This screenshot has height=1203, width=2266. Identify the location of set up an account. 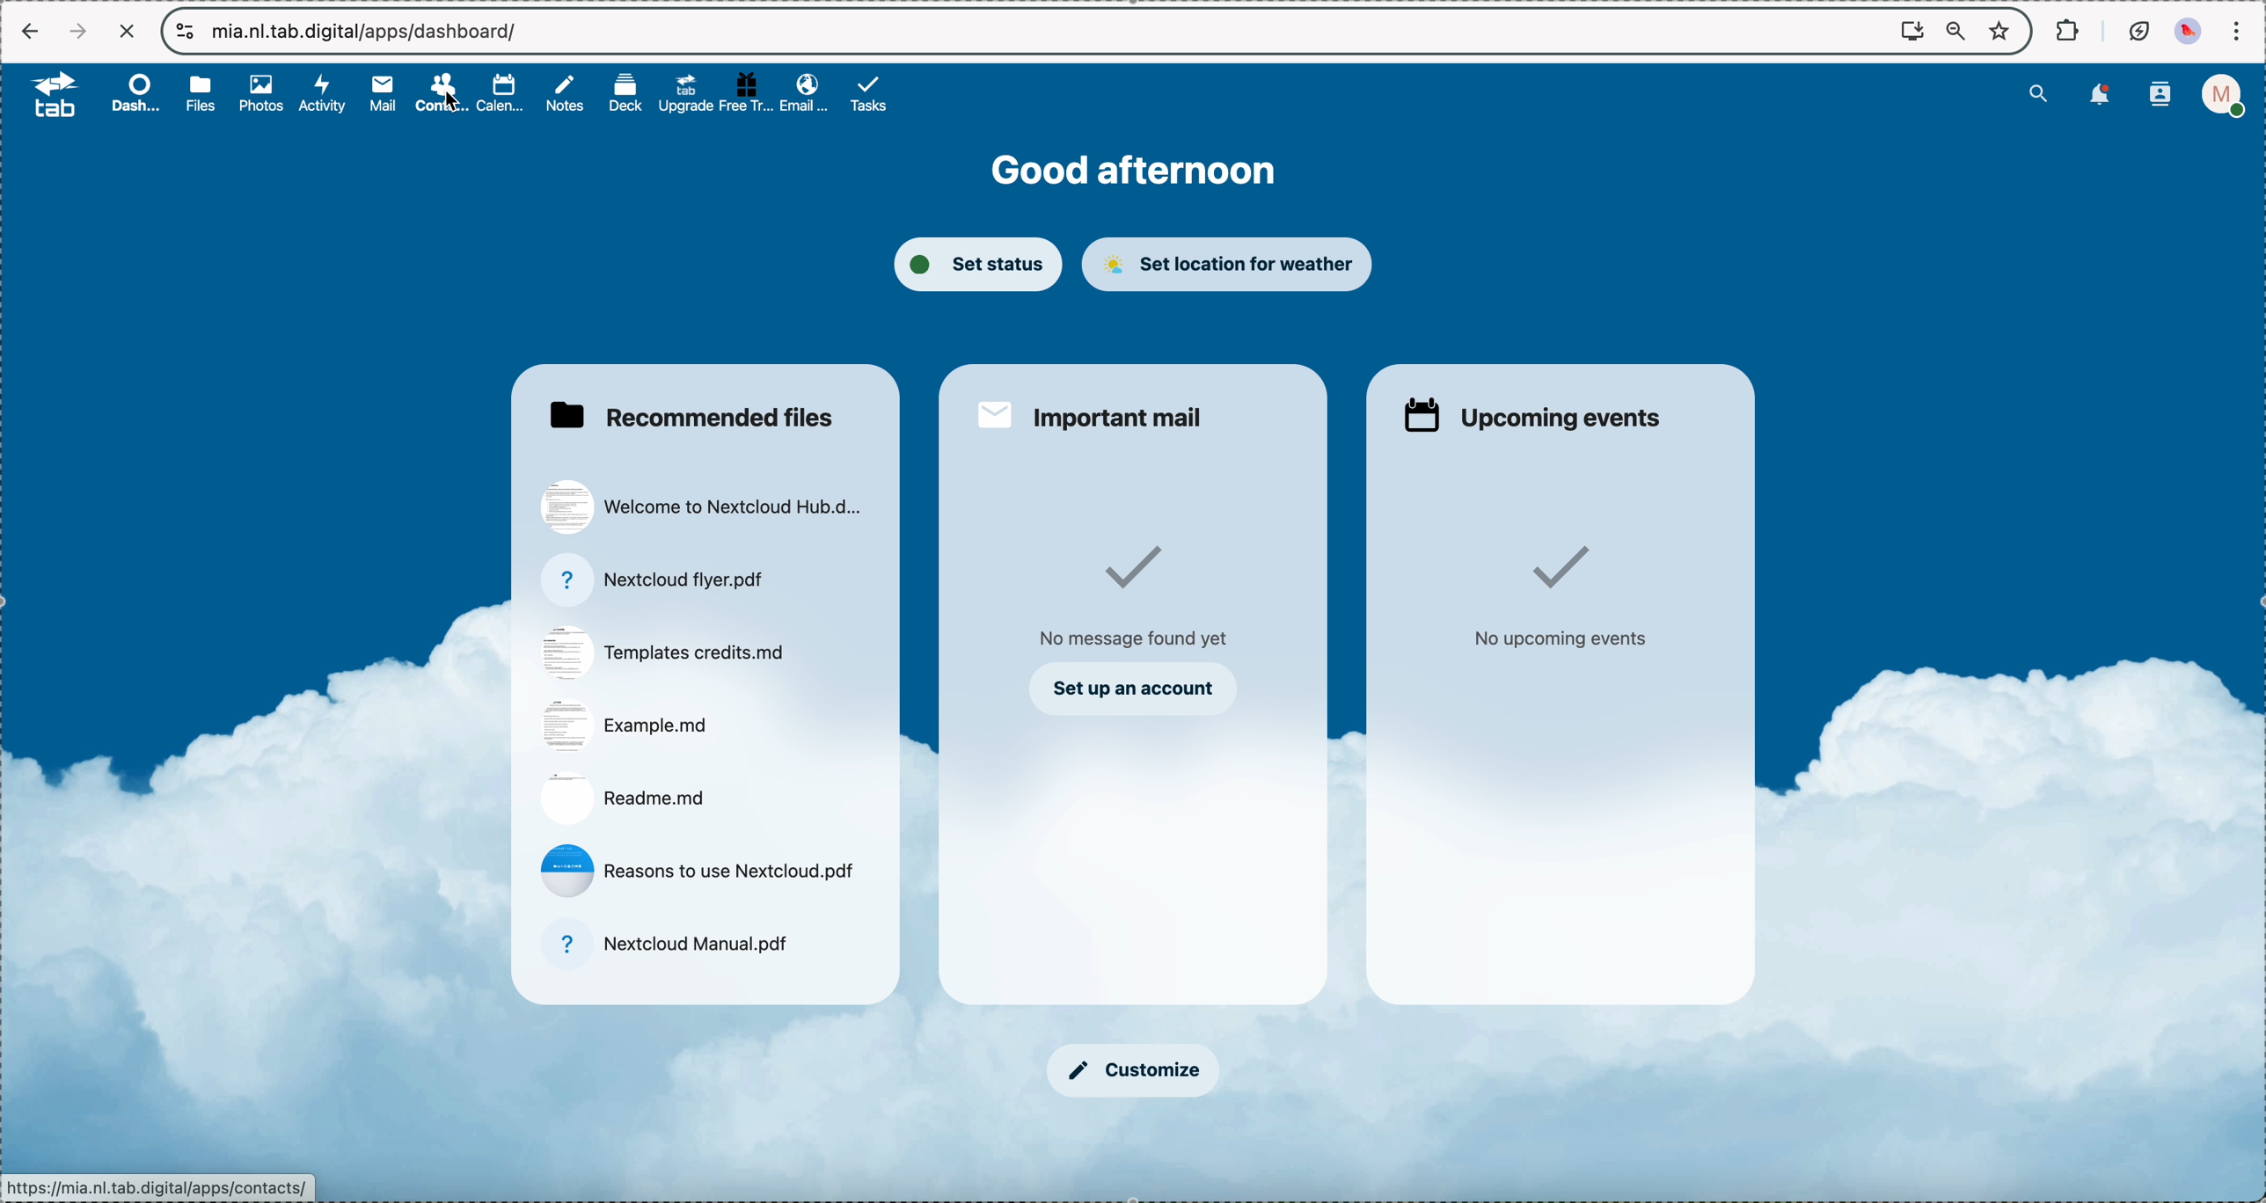
(1138, 689).